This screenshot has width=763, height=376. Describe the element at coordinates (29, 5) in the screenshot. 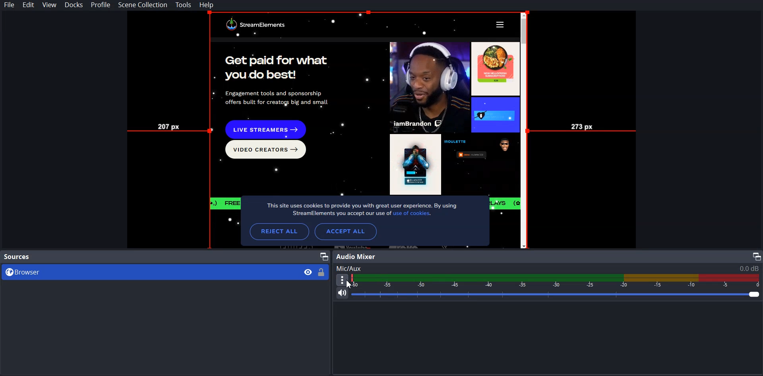

I see `Edit` at that location.